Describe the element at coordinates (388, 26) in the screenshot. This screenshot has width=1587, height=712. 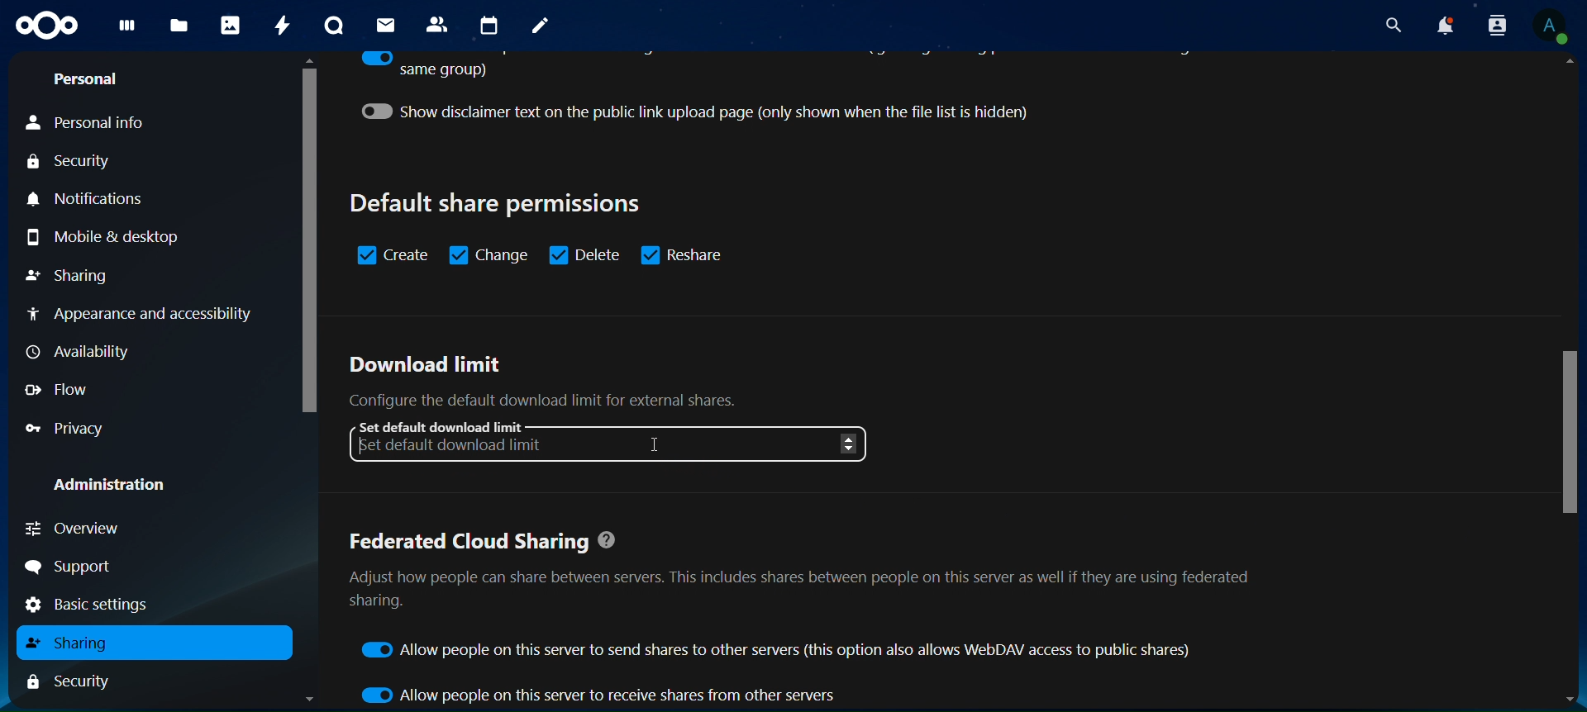
I see `mail` at that location.